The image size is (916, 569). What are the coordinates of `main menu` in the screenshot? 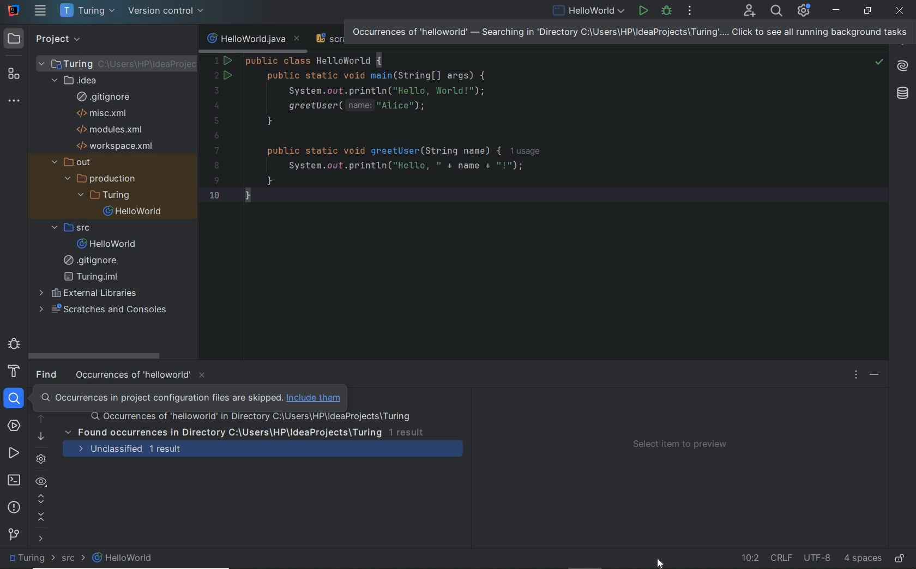 It's located at (40, 10).